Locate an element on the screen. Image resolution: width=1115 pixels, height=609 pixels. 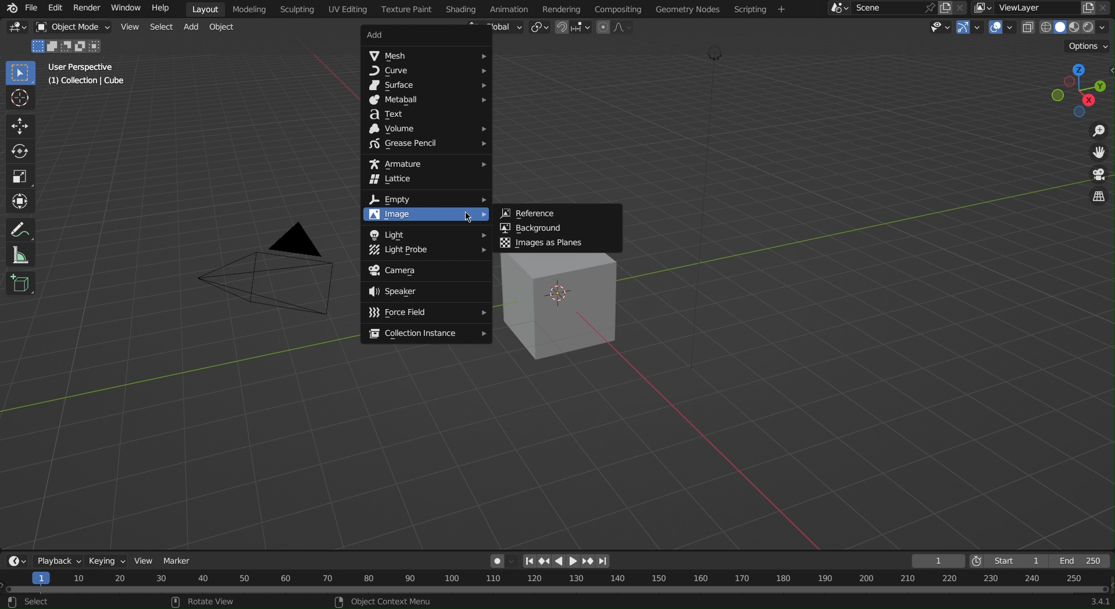
Speaker is located at coordinates (426, 292).